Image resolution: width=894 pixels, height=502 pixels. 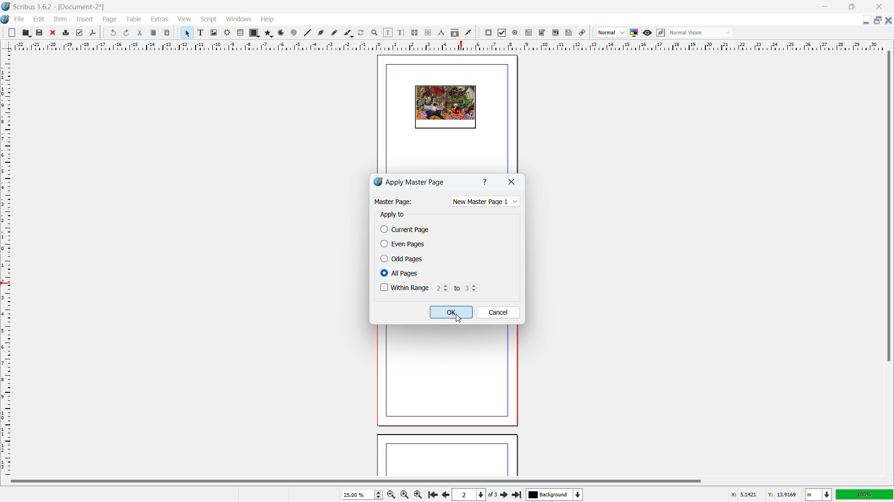 What do you see at coordinates (455, 33) in the screenshot?
I see `copy item properties` at bounding box center [455, 33].